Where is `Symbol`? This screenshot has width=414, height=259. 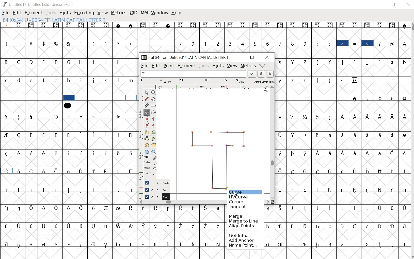
Symbol is located at coordinates (144, 25).